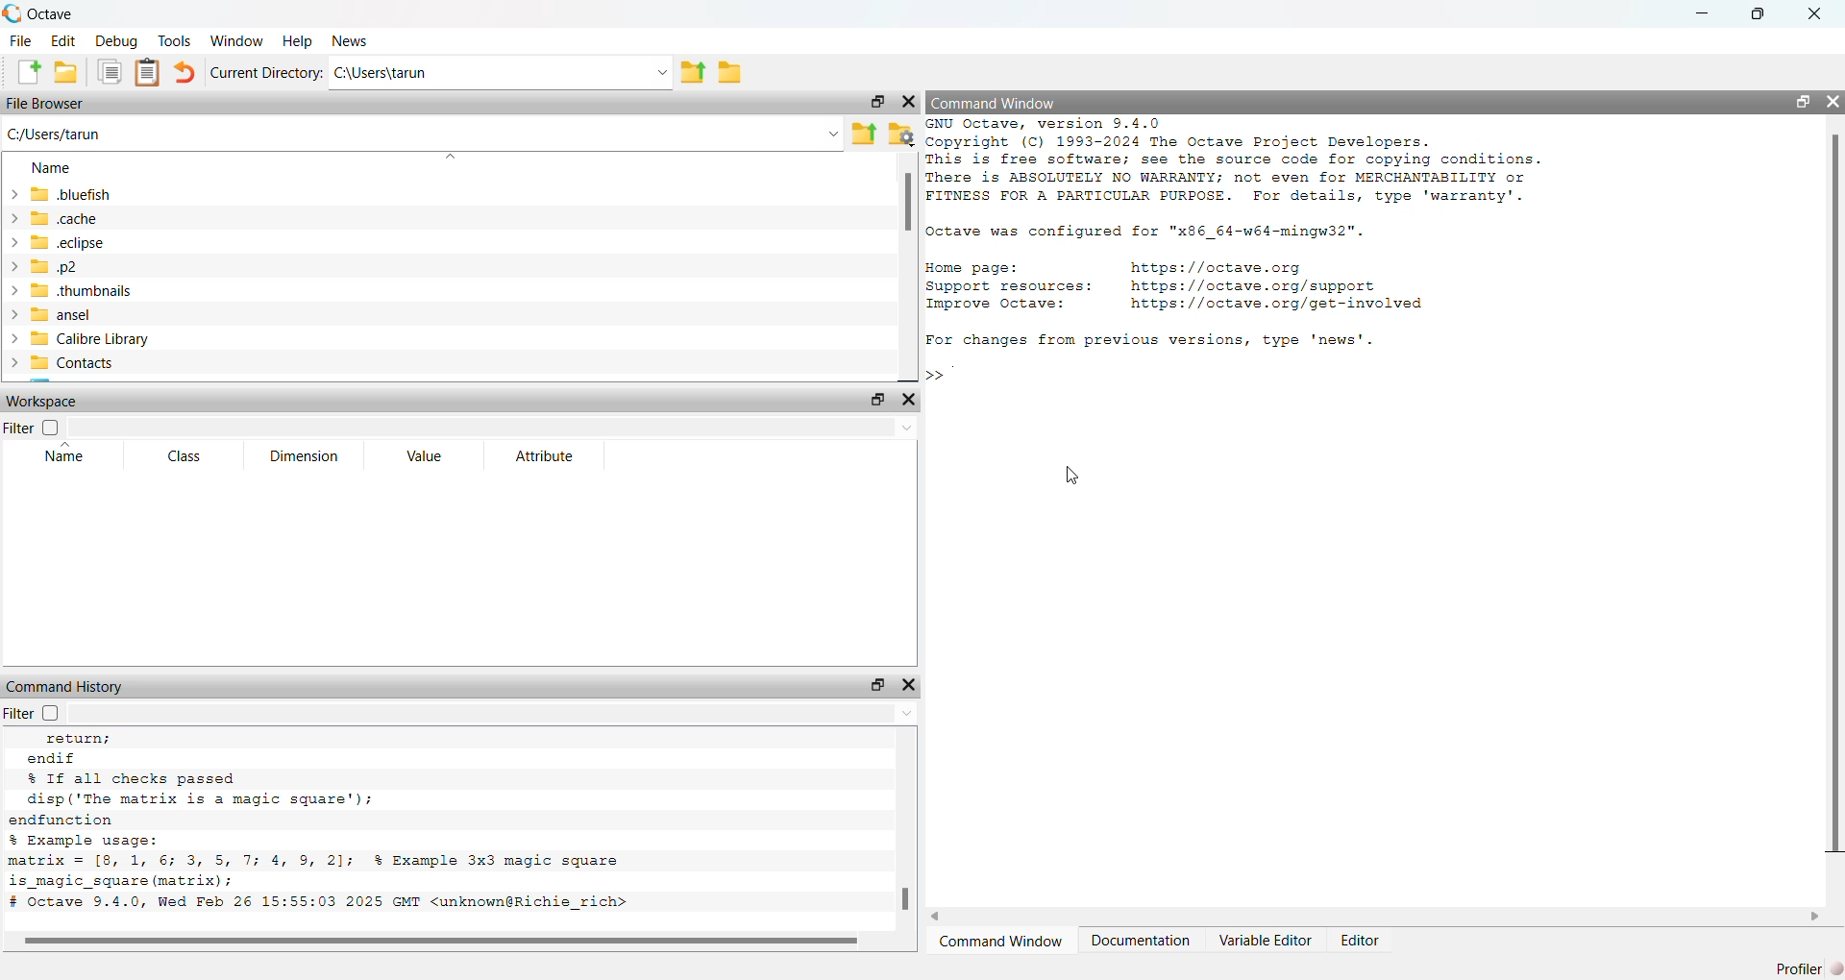  I want to click on maximize, so click(875, 101).